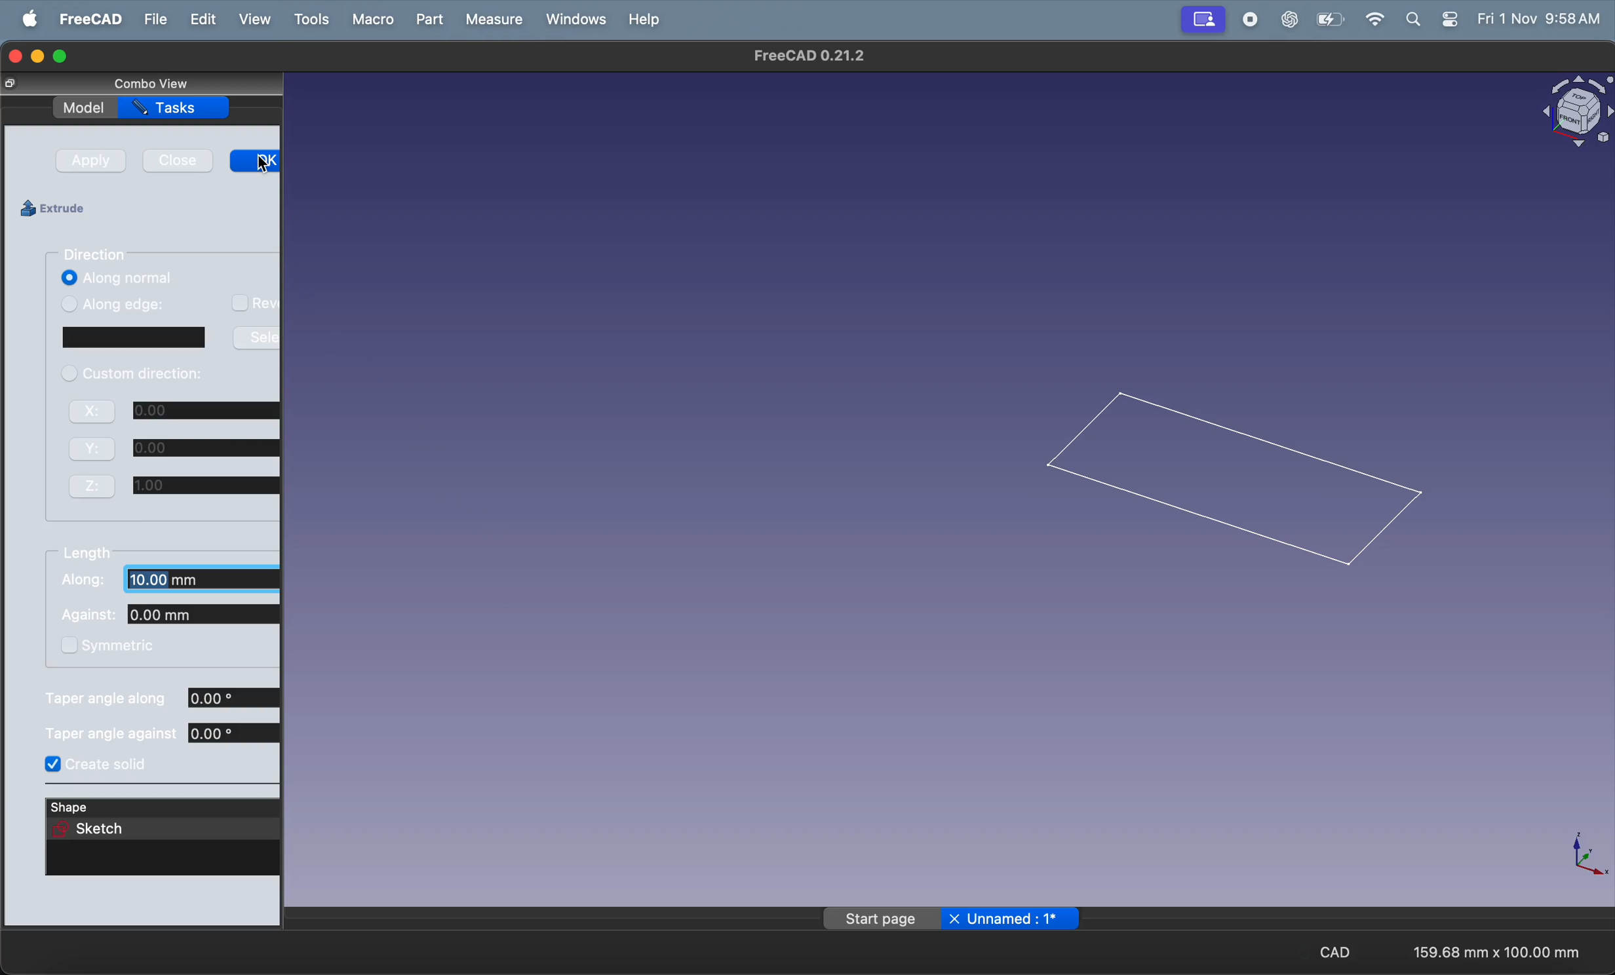  What do you see at coordinates (172, 615) in the screenshot?
I see `against` at bounding box center [172, 615].